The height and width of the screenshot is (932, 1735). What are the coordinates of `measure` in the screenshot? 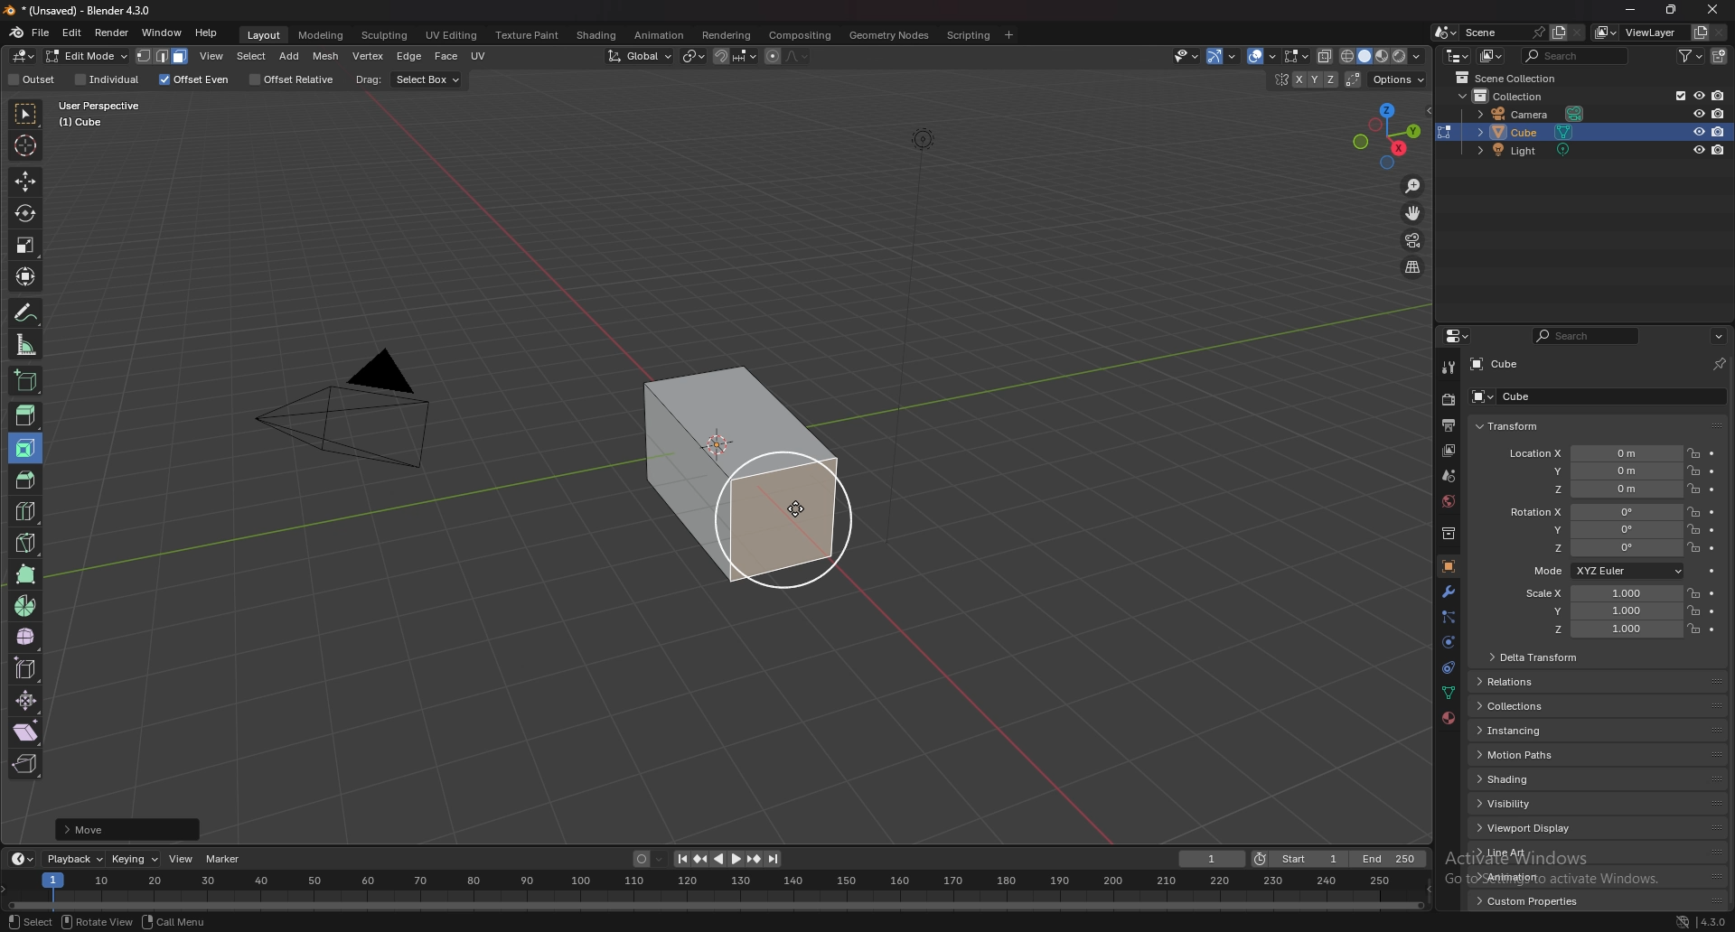 It's located at (27, 344).